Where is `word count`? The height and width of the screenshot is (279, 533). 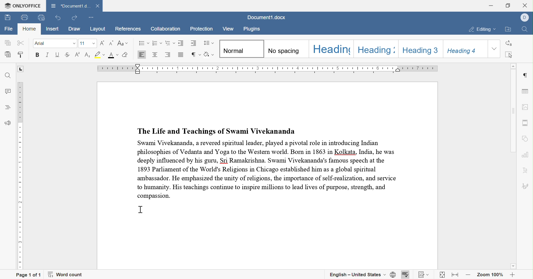
word count is located at coordinates (65, 275).